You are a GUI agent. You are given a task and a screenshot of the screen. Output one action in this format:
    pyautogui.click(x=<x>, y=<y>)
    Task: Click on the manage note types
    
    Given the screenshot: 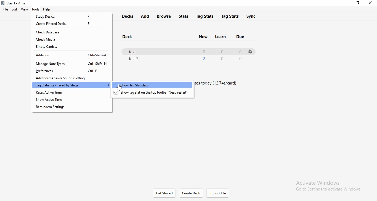 What is the action you would take?
    pyautogui.click(x=71, y=63)
    